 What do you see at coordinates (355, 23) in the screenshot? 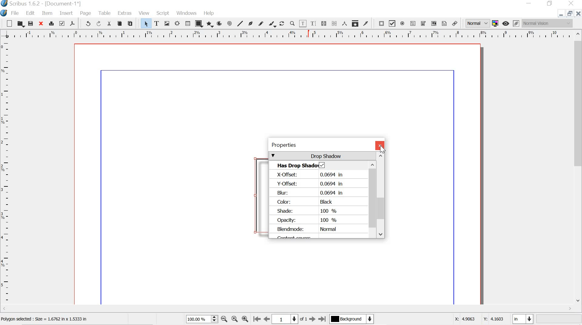
I see `copy item properties` at bounding box center [355, 23].